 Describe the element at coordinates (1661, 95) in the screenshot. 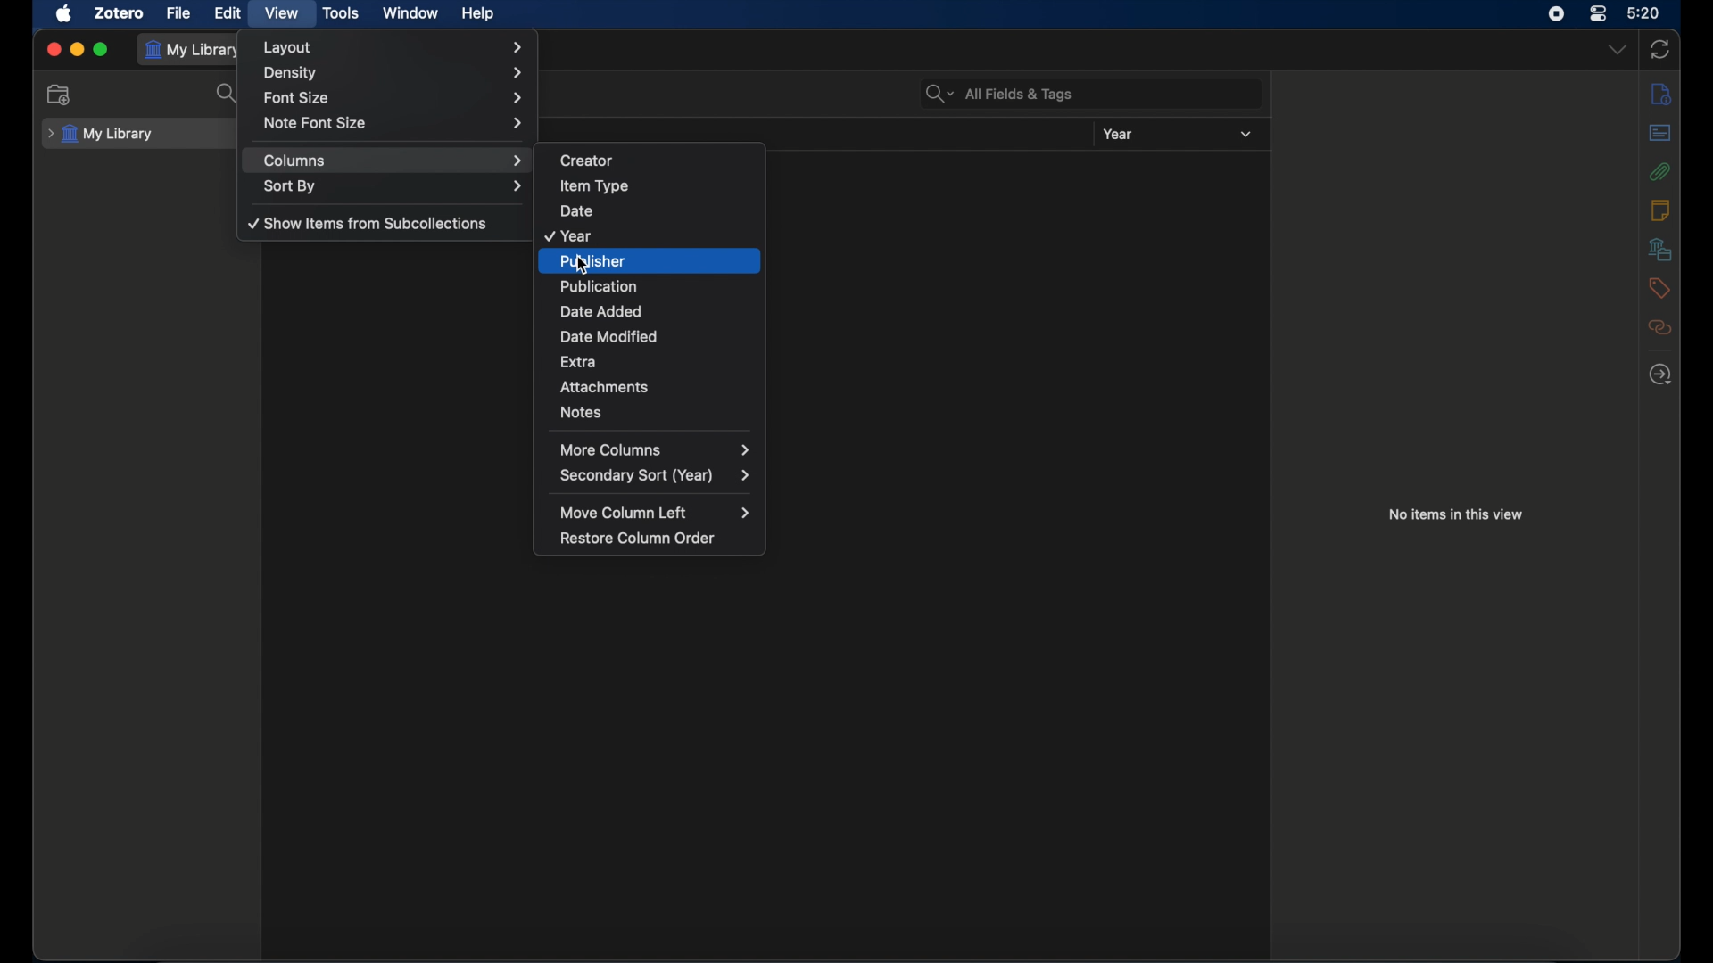

I see `info` at that location.